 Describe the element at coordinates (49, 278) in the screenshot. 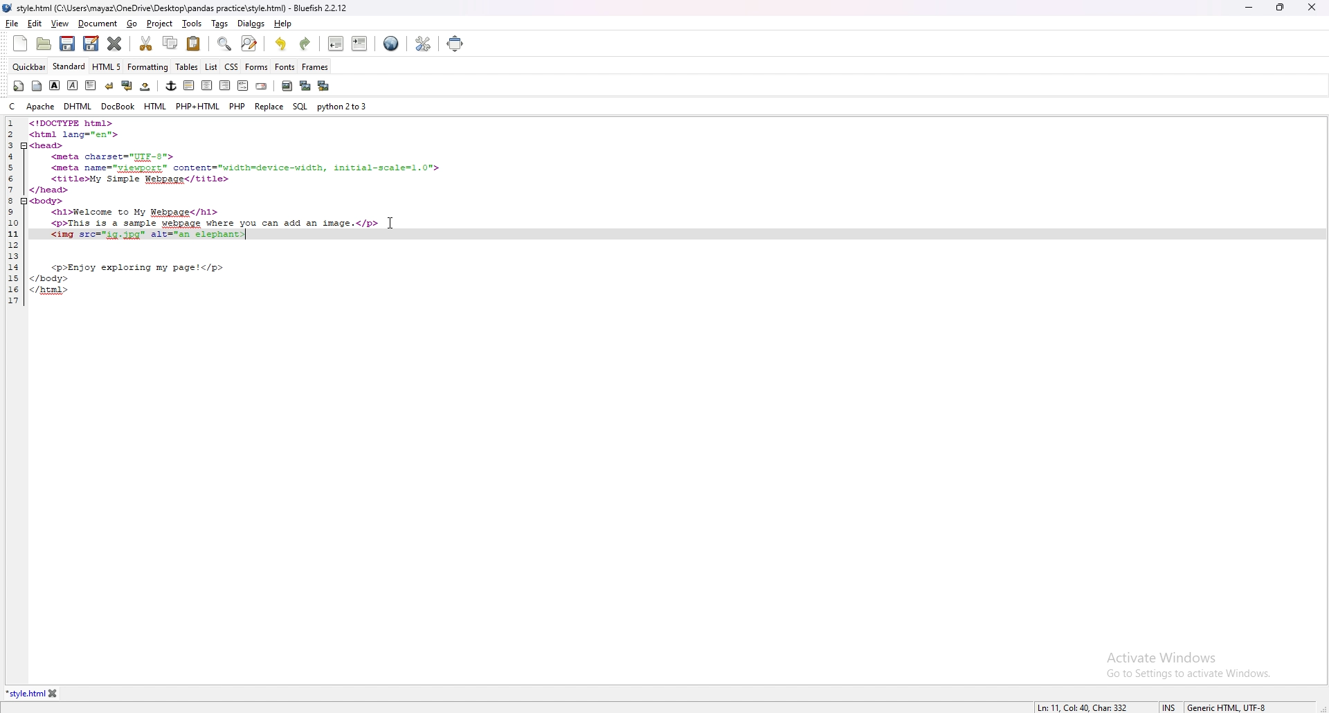

I see `</body>` at that location.